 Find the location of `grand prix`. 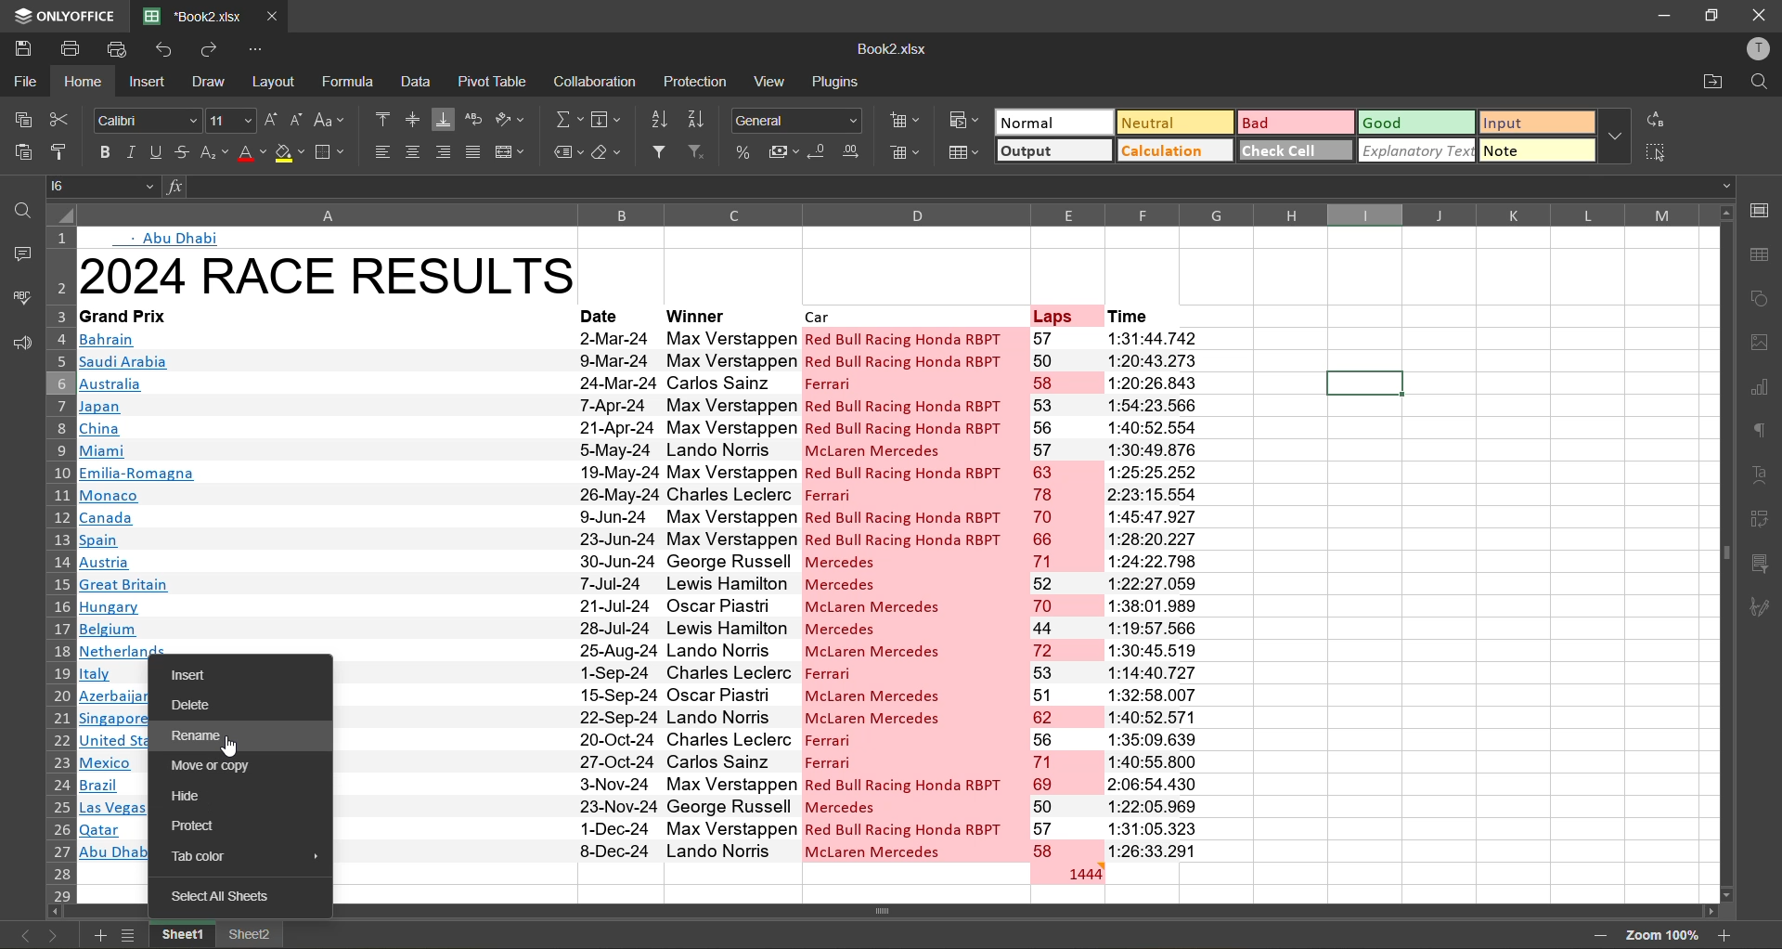

grand prix is located at coordinates (149, 315).